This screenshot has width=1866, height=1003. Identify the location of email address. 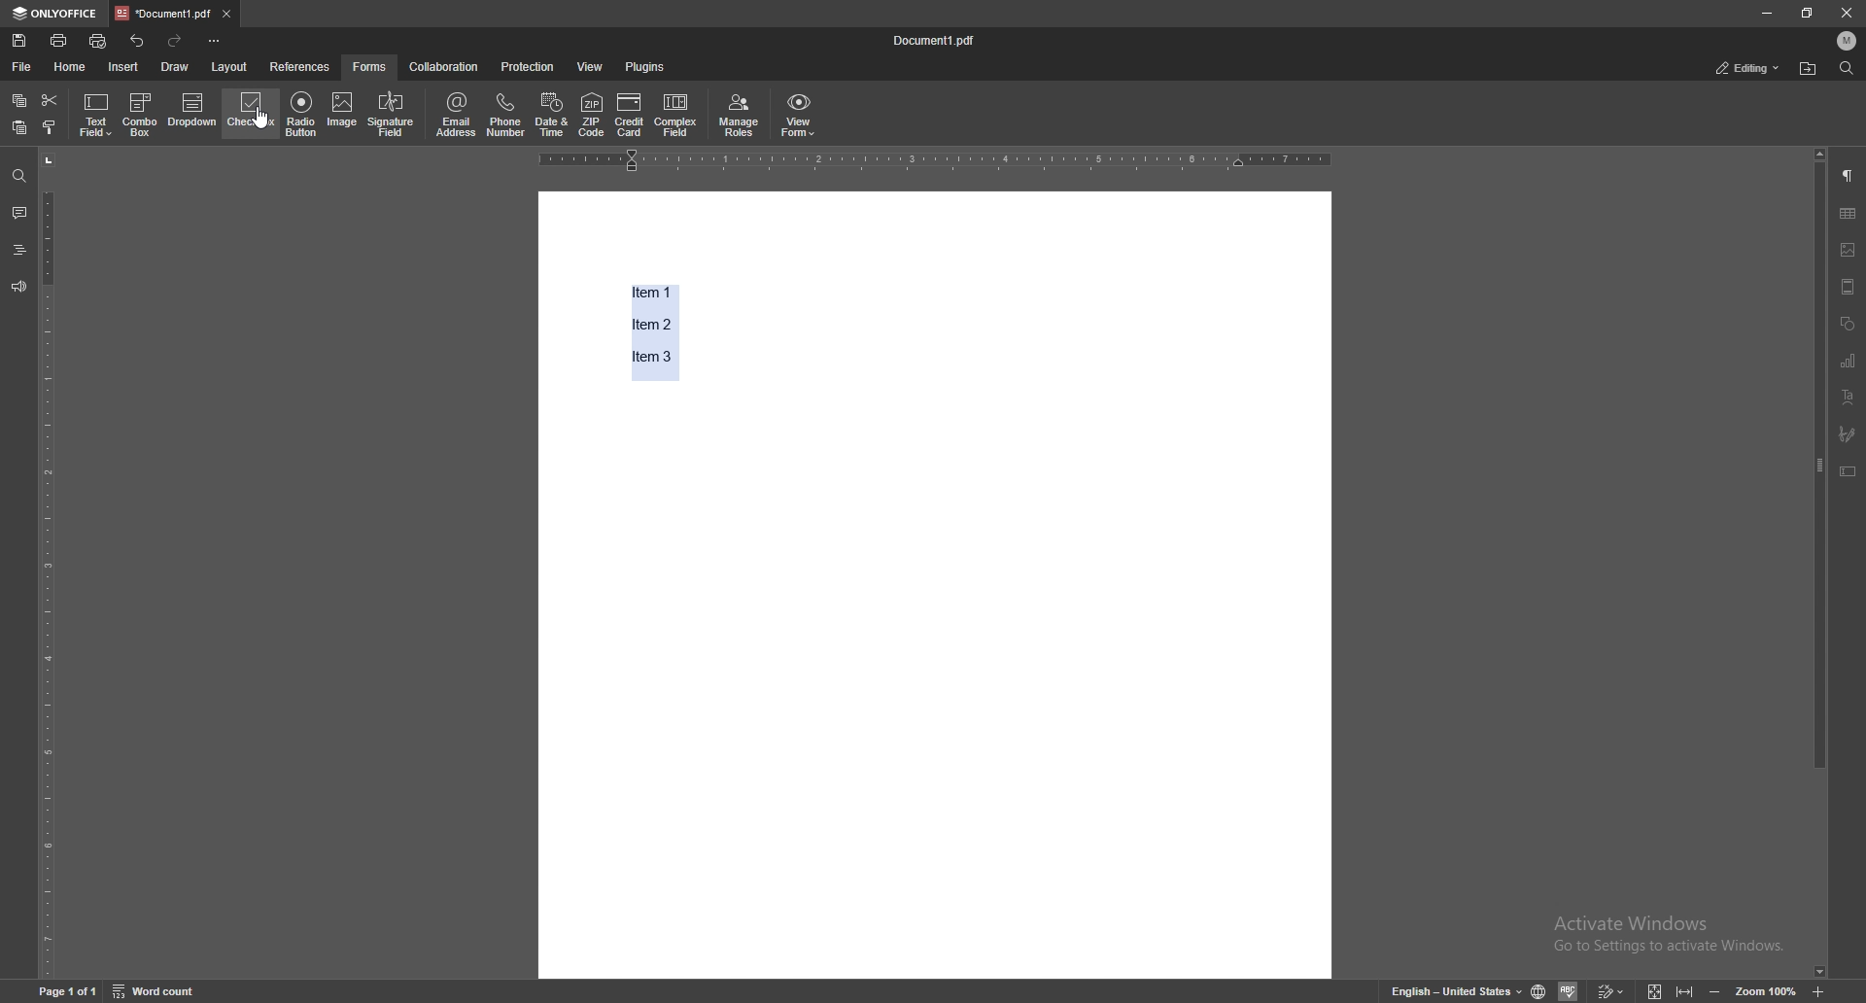
(457, 115).